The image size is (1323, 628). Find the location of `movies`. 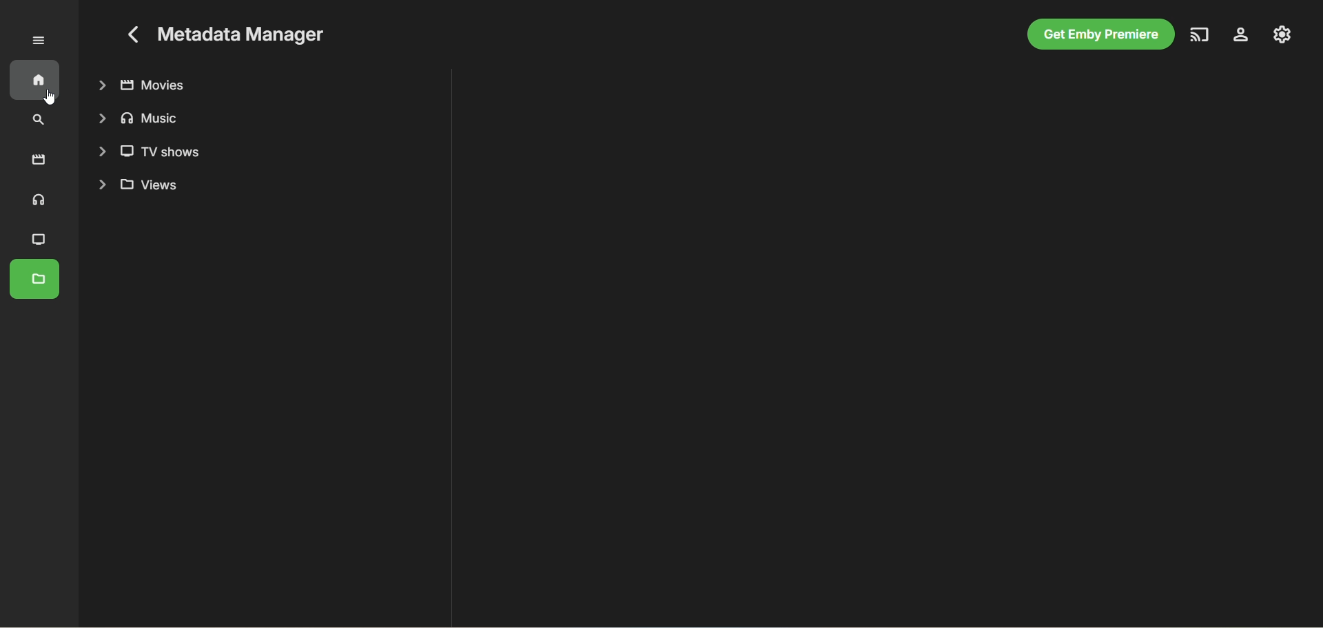

movies is located at coordinates (37, 160).